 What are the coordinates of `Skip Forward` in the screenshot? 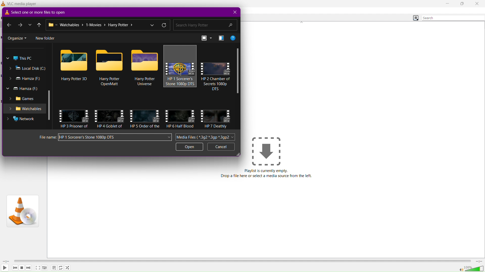 It's located at (29, 268).